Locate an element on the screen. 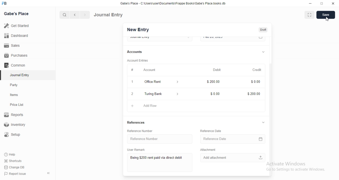 Image resolution: width=339 pixels, height=180 pixels. Draft is located at coordinates (263, 30).